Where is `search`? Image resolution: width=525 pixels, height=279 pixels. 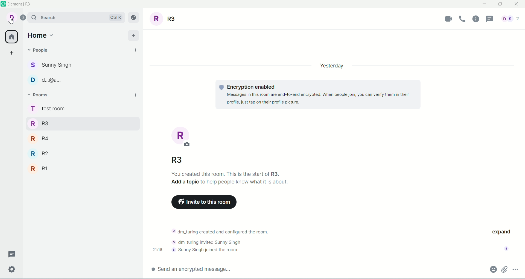
search is located at coordinates (77, 17).